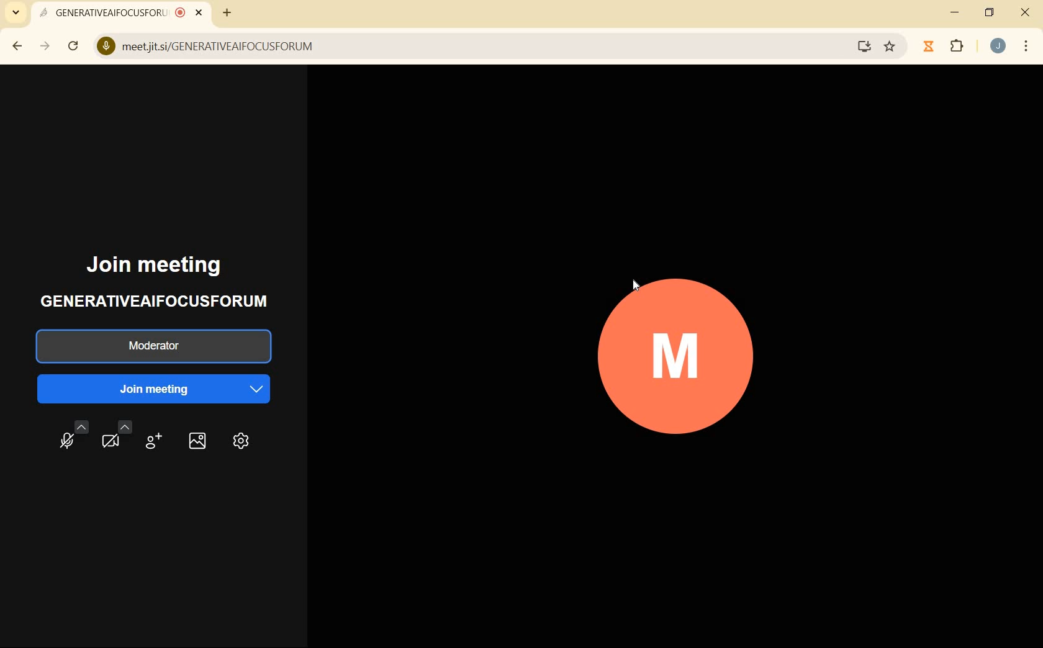 The image size is (1043, 648). I want to click on CAMERA, so click(116, 439).